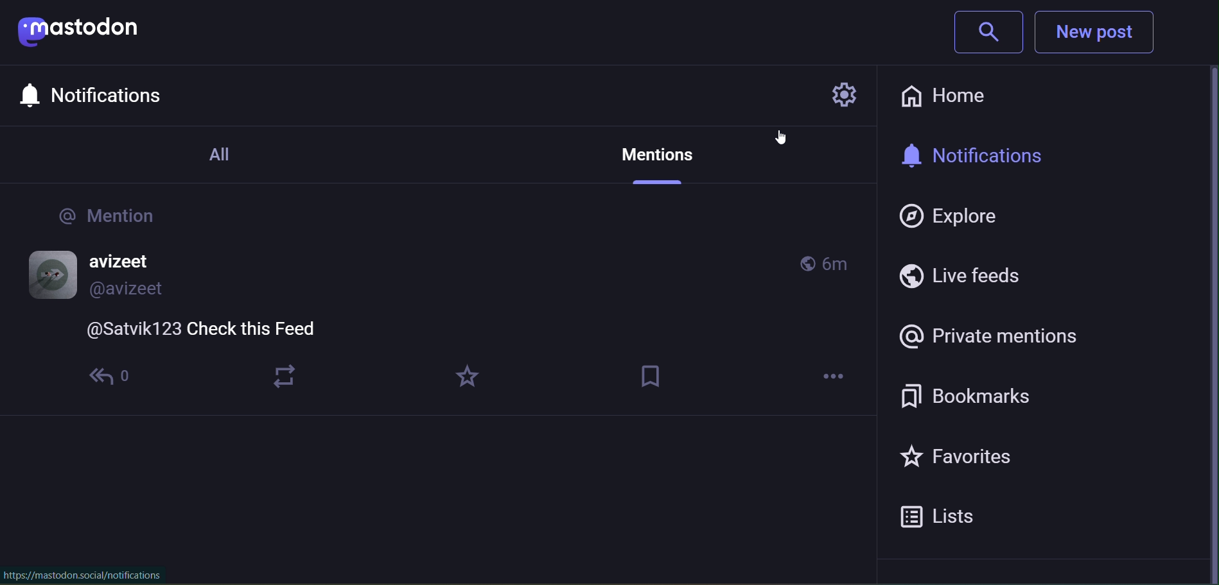 The width and height of the screenshot is (1219, 585). I want to click on @avizeet, so click(130, 287).